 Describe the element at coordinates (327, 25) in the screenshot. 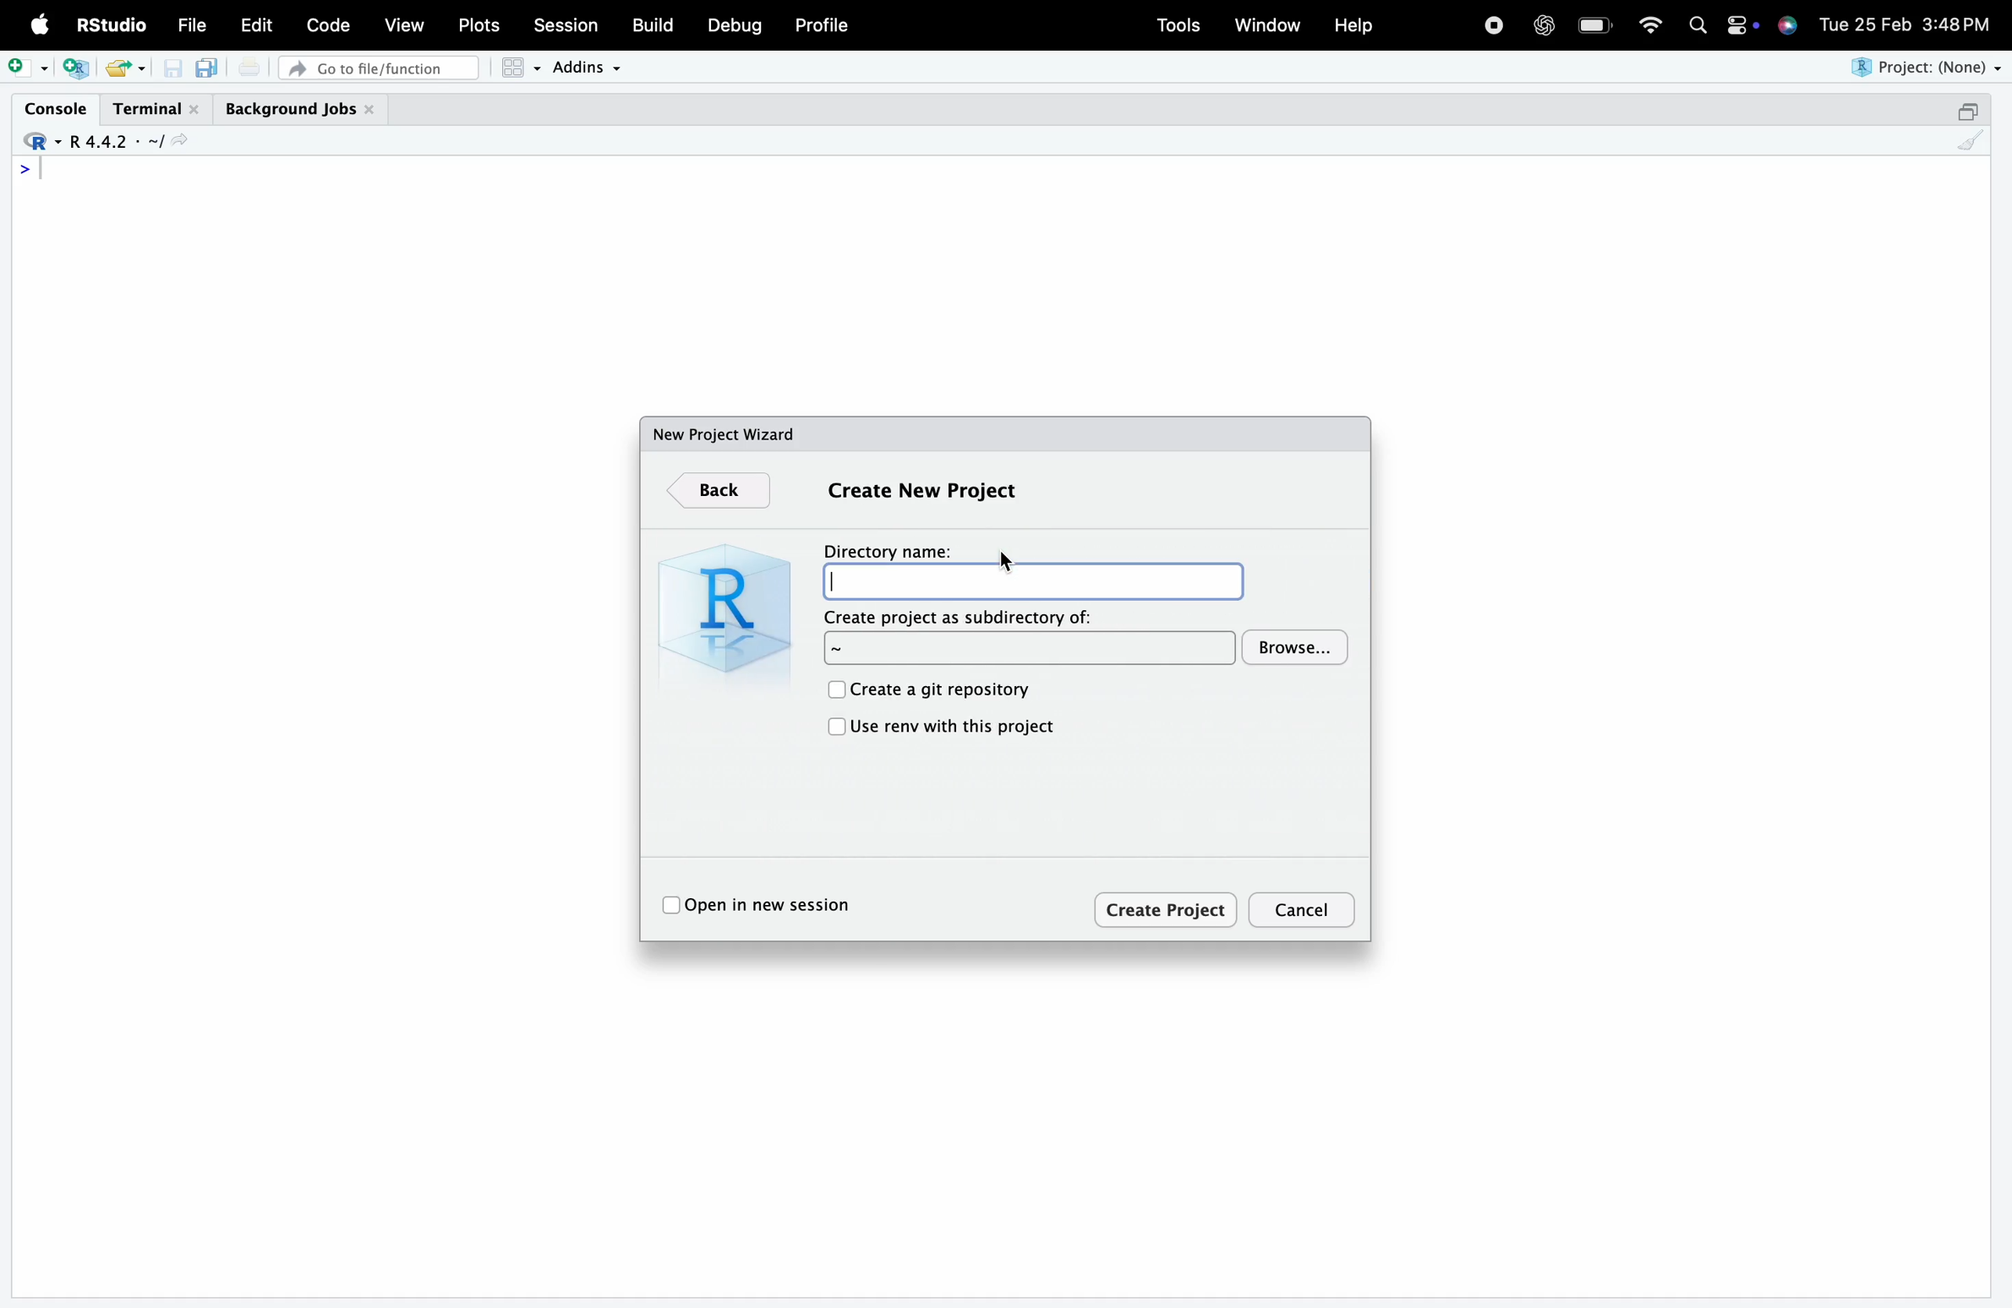

I see `Code` at that location.